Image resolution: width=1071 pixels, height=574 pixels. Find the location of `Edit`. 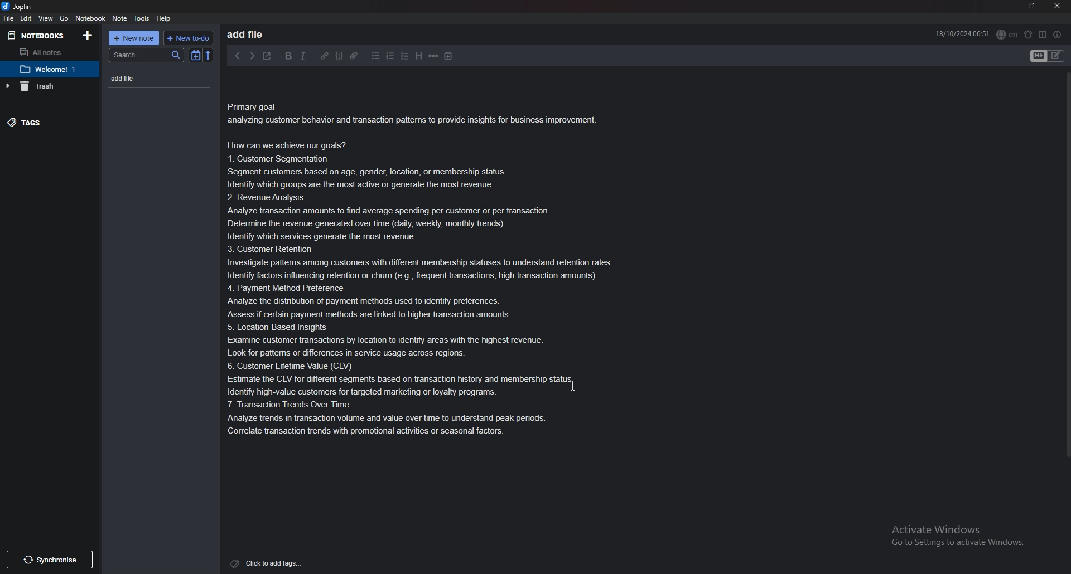

Edit is located at coordinates (26, 18).